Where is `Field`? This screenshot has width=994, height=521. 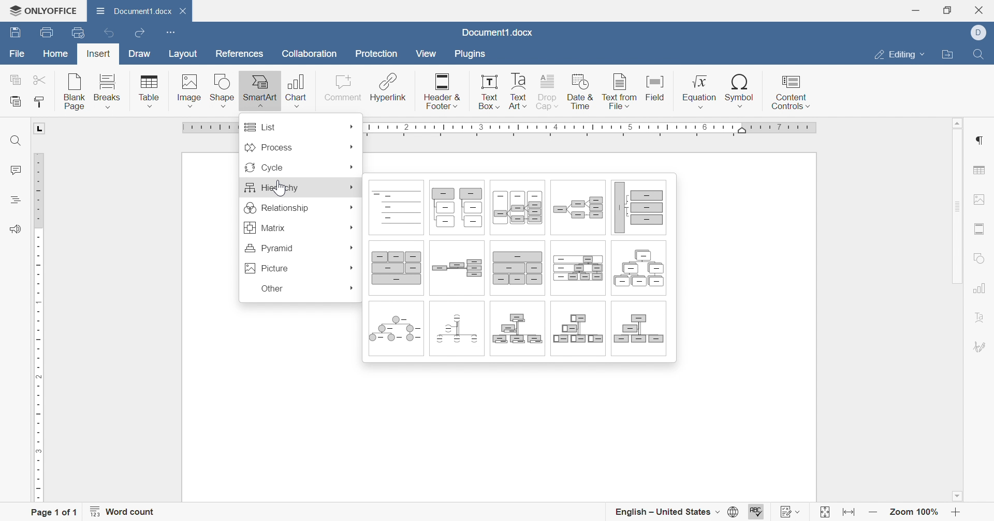
Field is located at coordinates (656, 91).